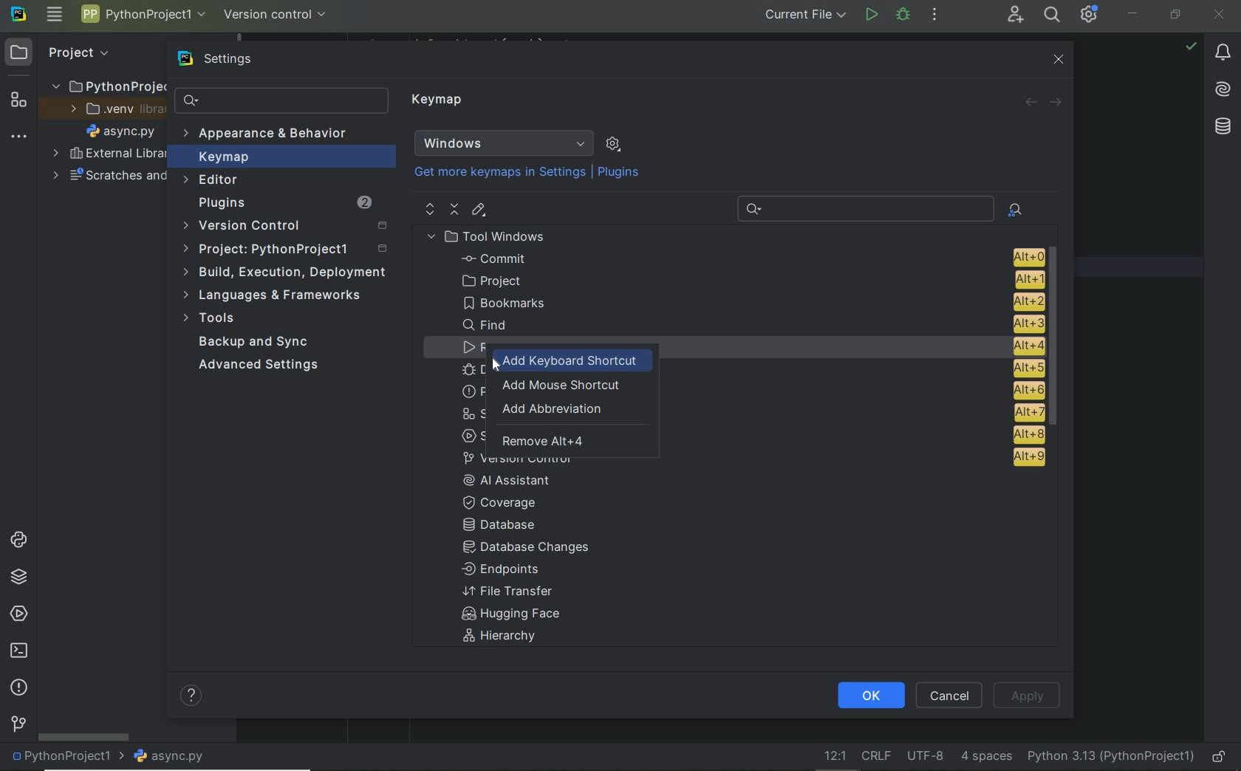 The height and width of the screenshot is (771, 1241). What do you see at coordinates (1026, 369) in the screenshot?
I see `alt + 5` at bounding box center [1026, 369].